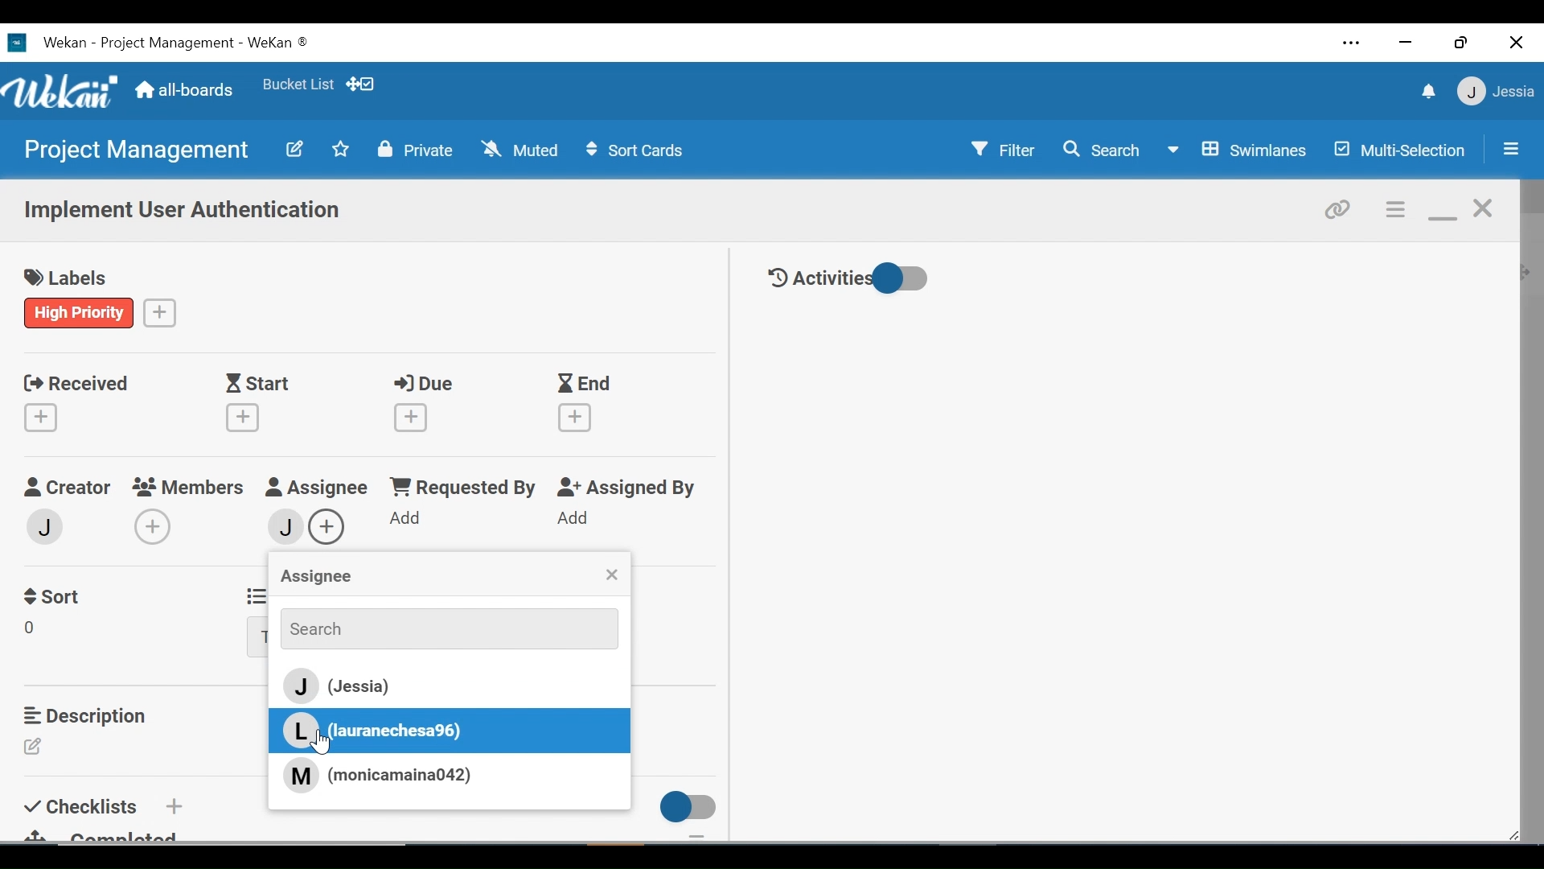 This screenshot has height=869, width=1544. What do you see at coordinates (89, 715) in the screenshot?
I see `Description` at bounding box center [89, 715].